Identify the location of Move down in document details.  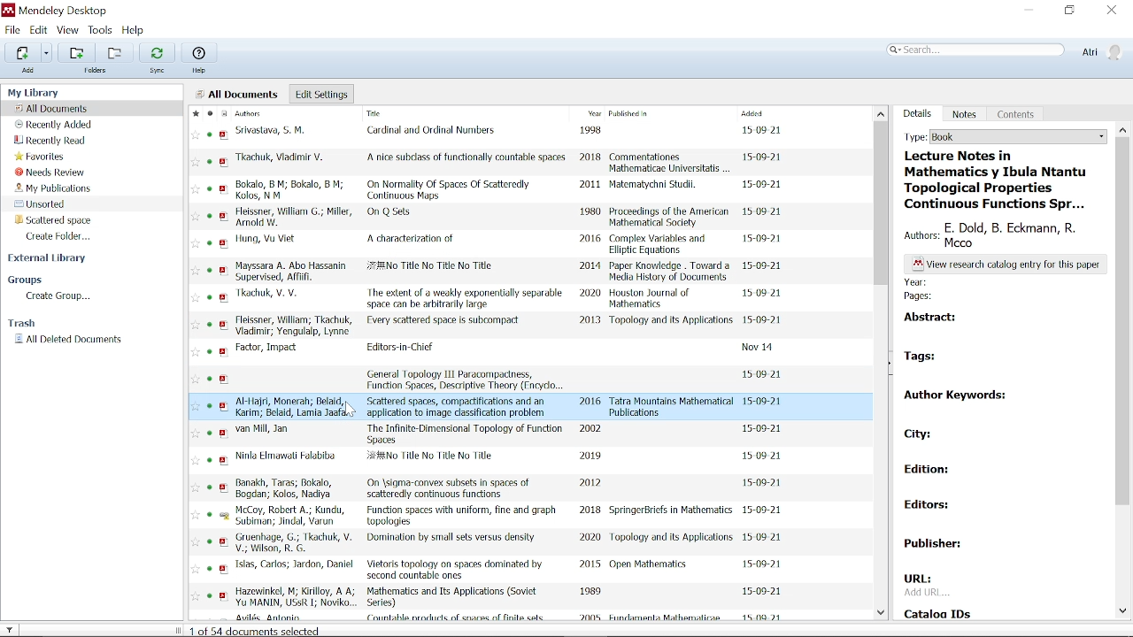
(1123, 611).